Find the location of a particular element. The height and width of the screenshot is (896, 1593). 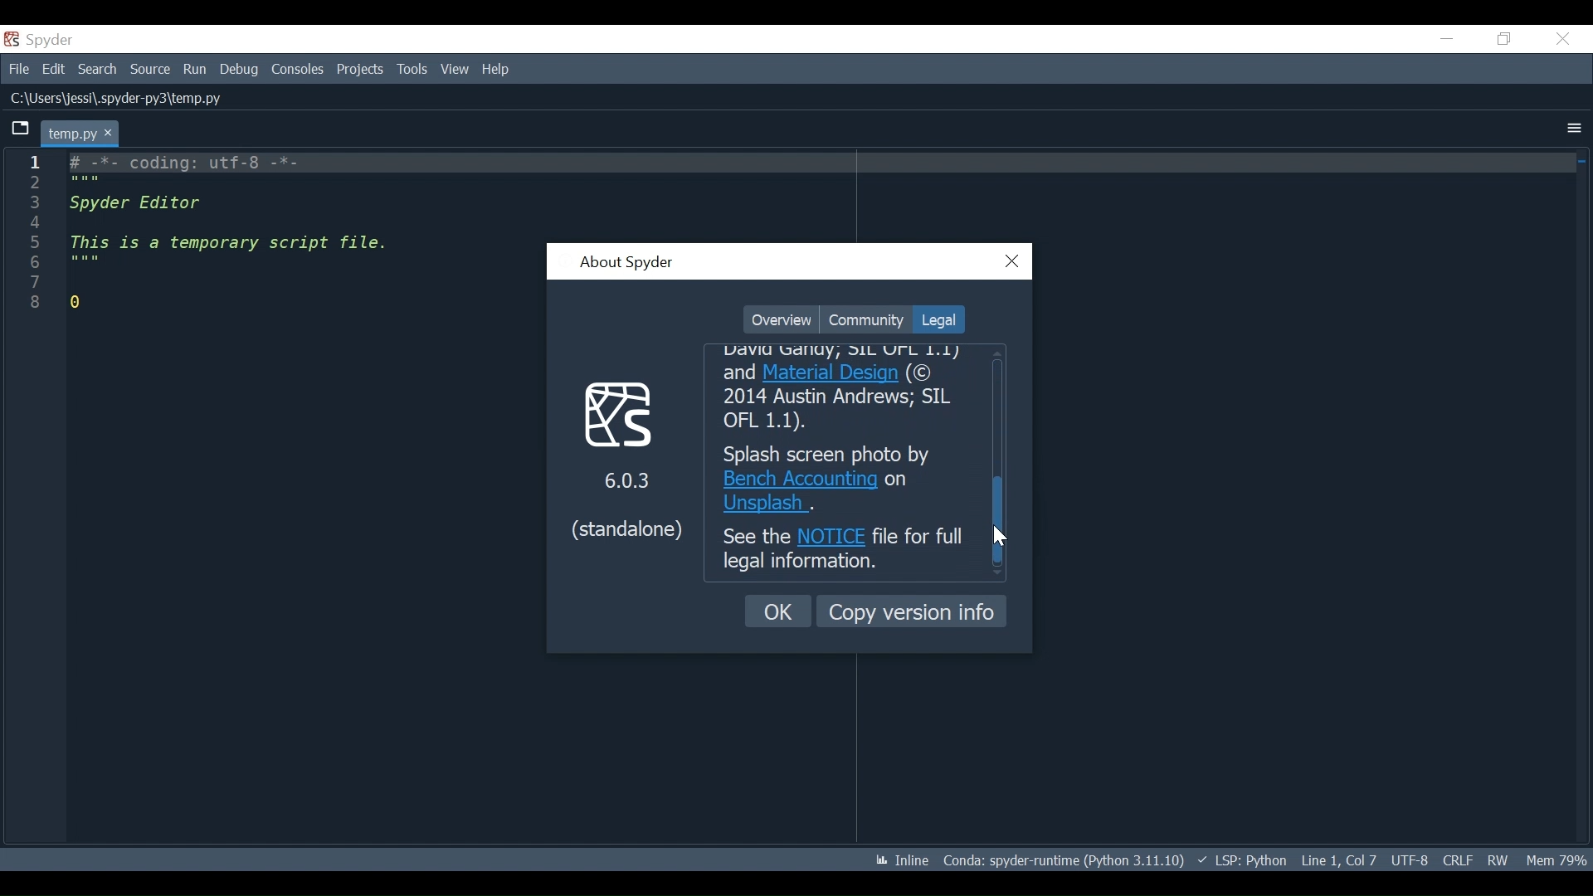

Restore is located at coordinates (1505, 38).